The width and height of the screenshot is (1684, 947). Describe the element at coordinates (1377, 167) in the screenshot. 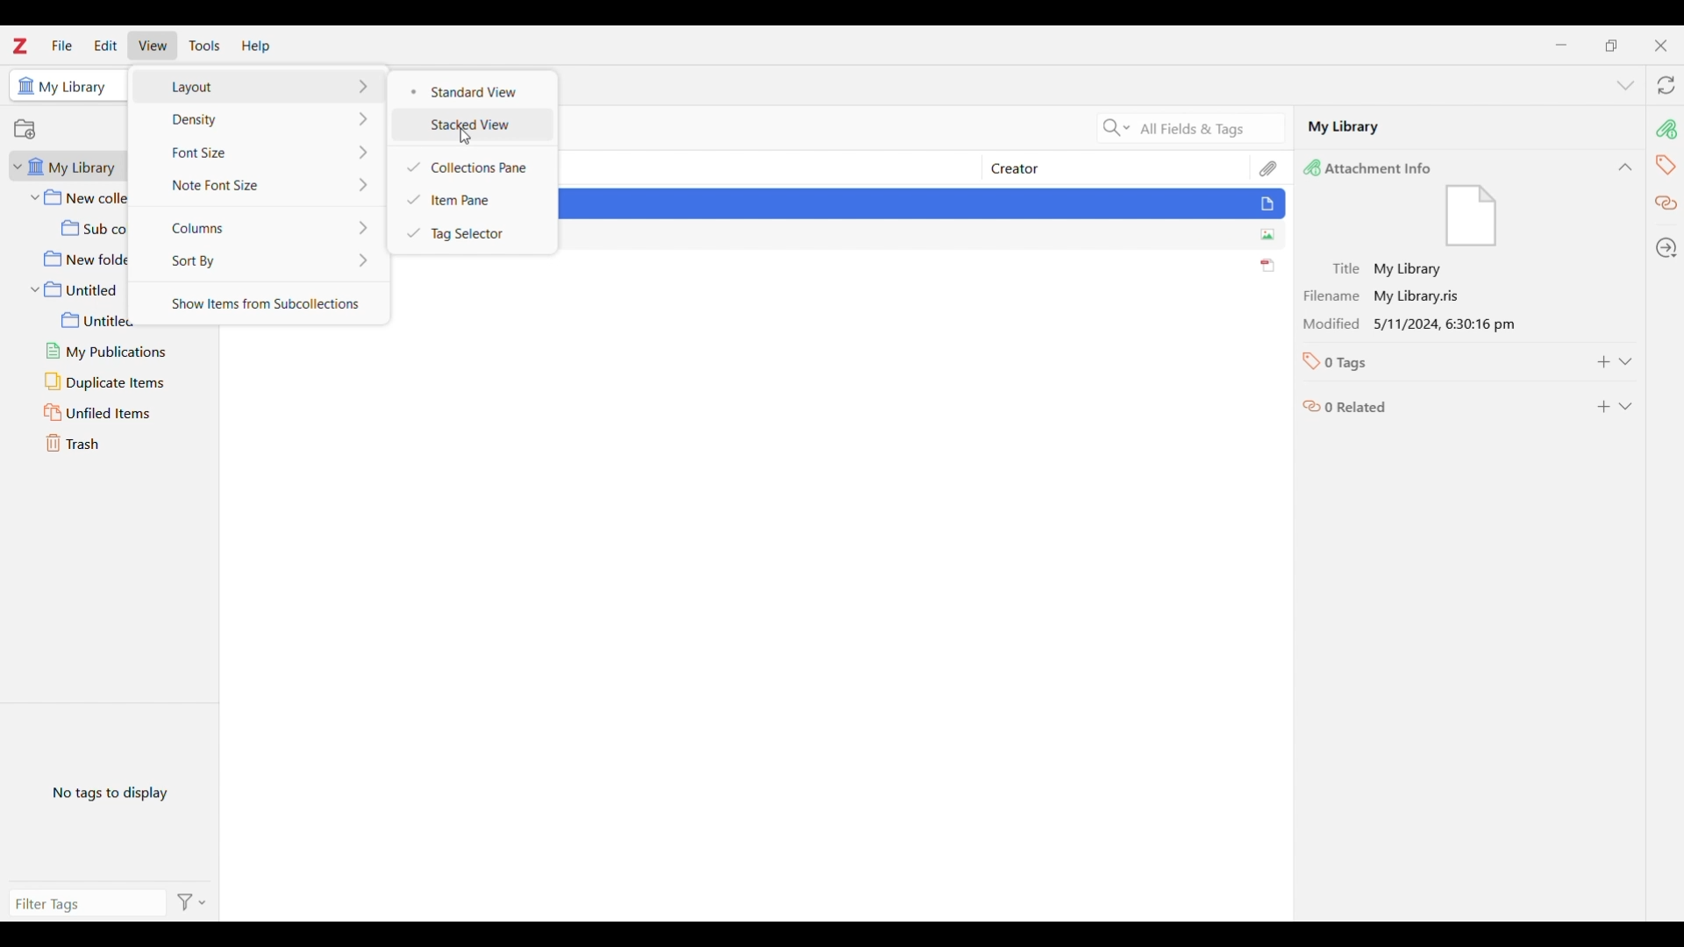

I see `Attachments info` at that location.